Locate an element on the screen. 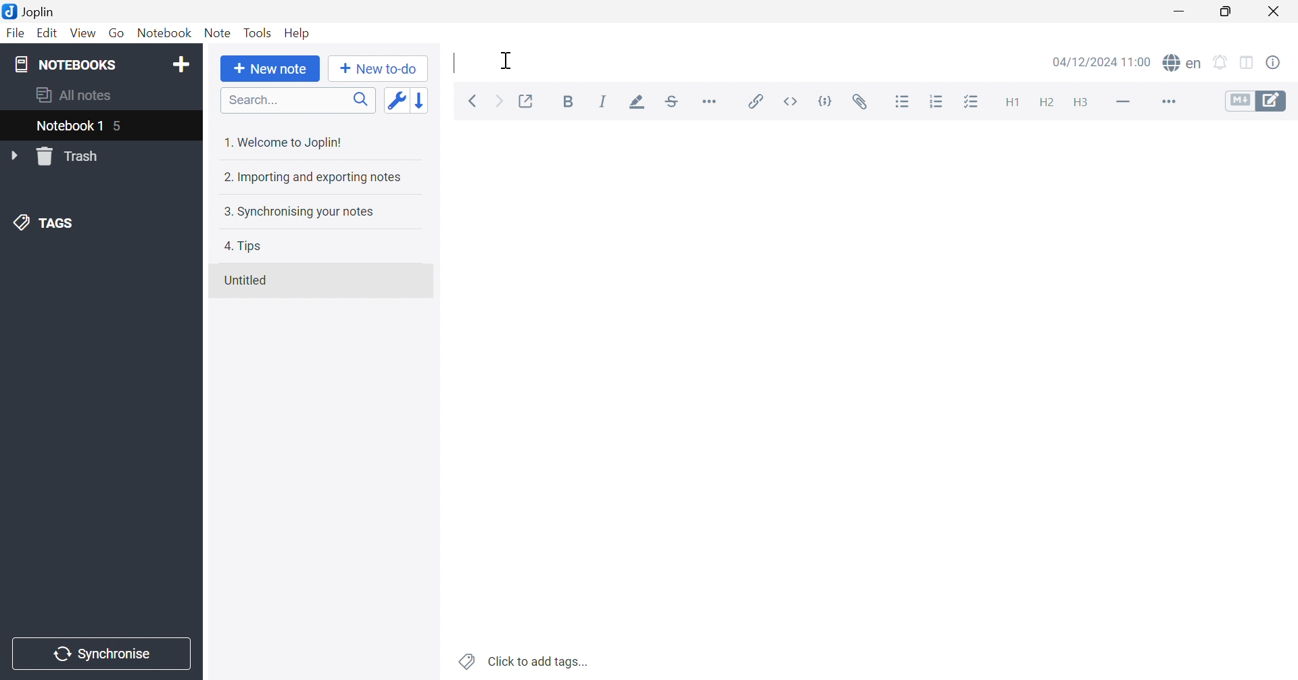 This screenshot has width=1298, height=680. Inline code is located at coordinates (789, 101).